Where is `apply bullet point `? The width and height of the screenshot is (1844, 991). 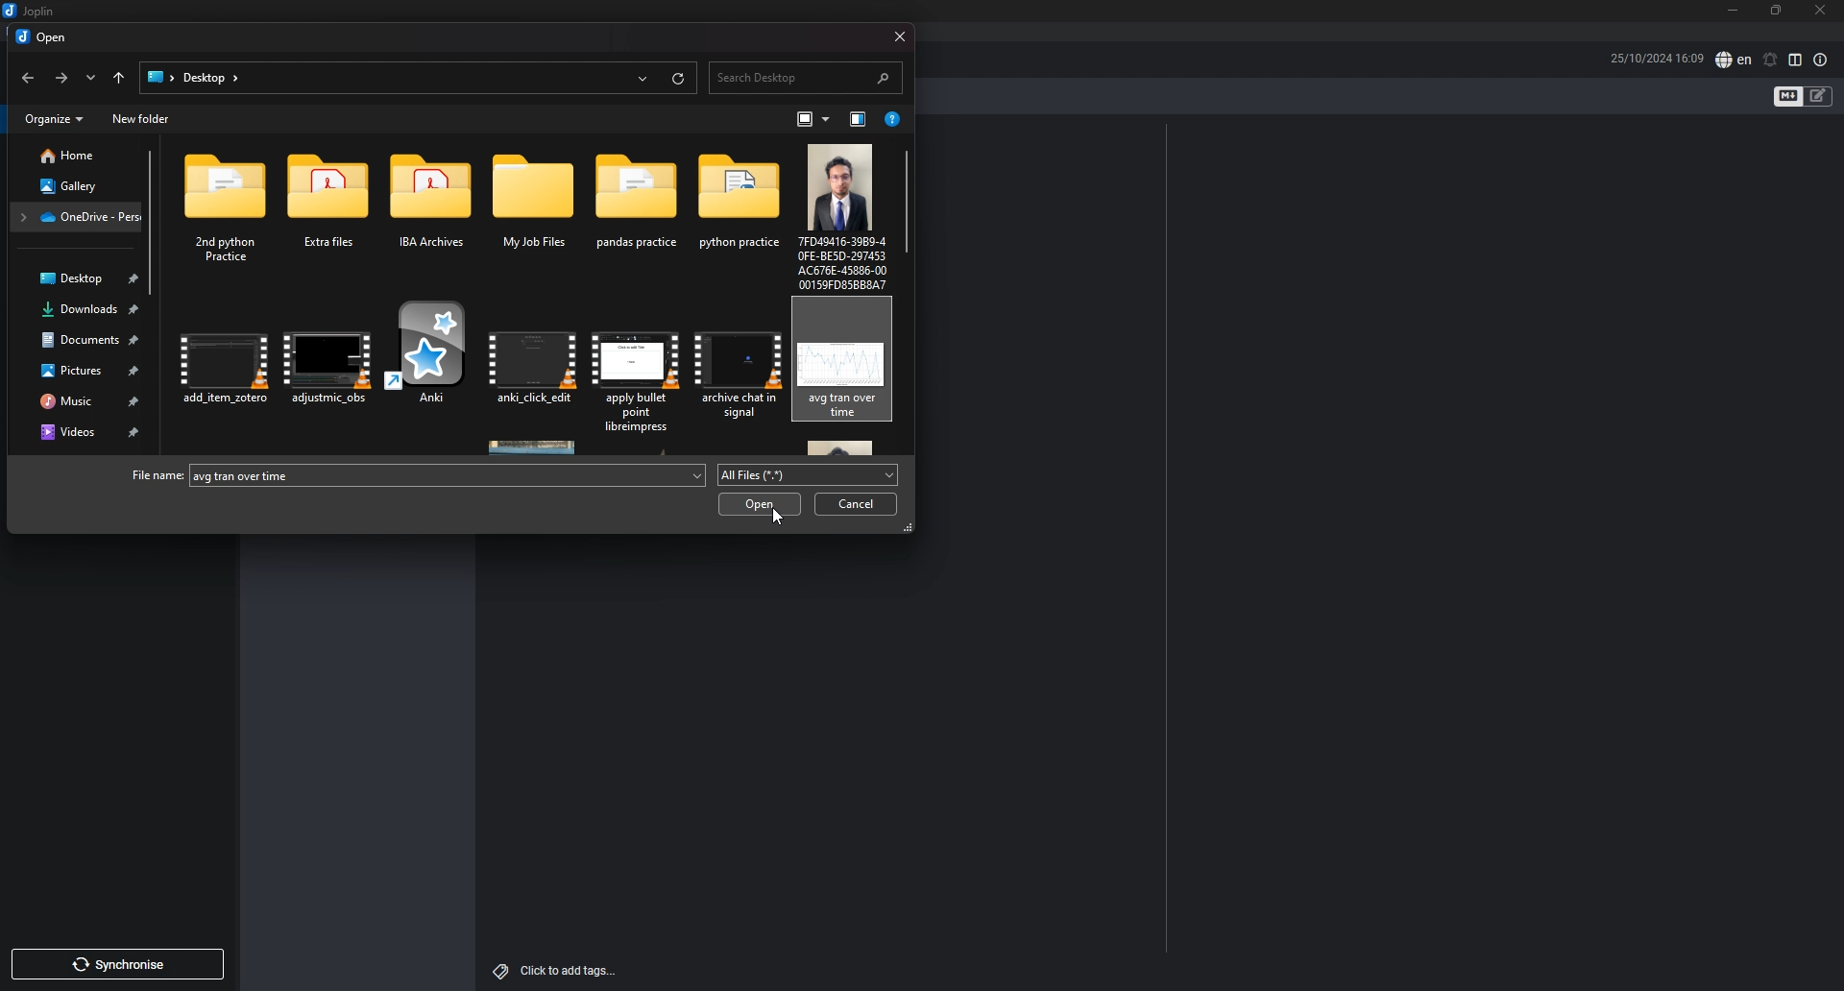 apply bullet point  is located at coordinates (636, 373).